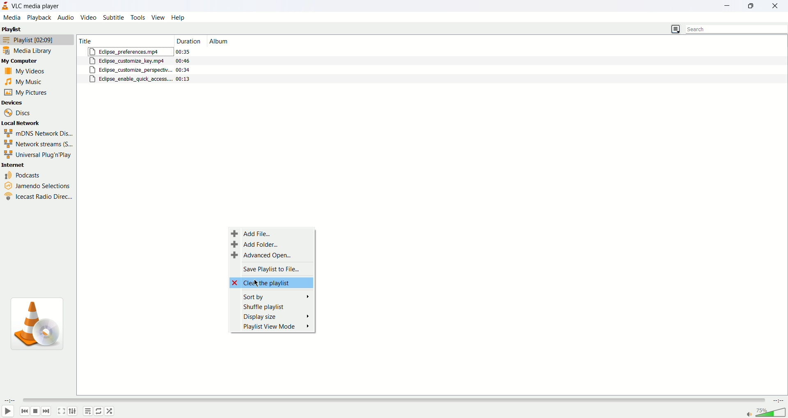  Describe the element at coordinates (276, 316) in the screenshot. I see `display size` at that location.